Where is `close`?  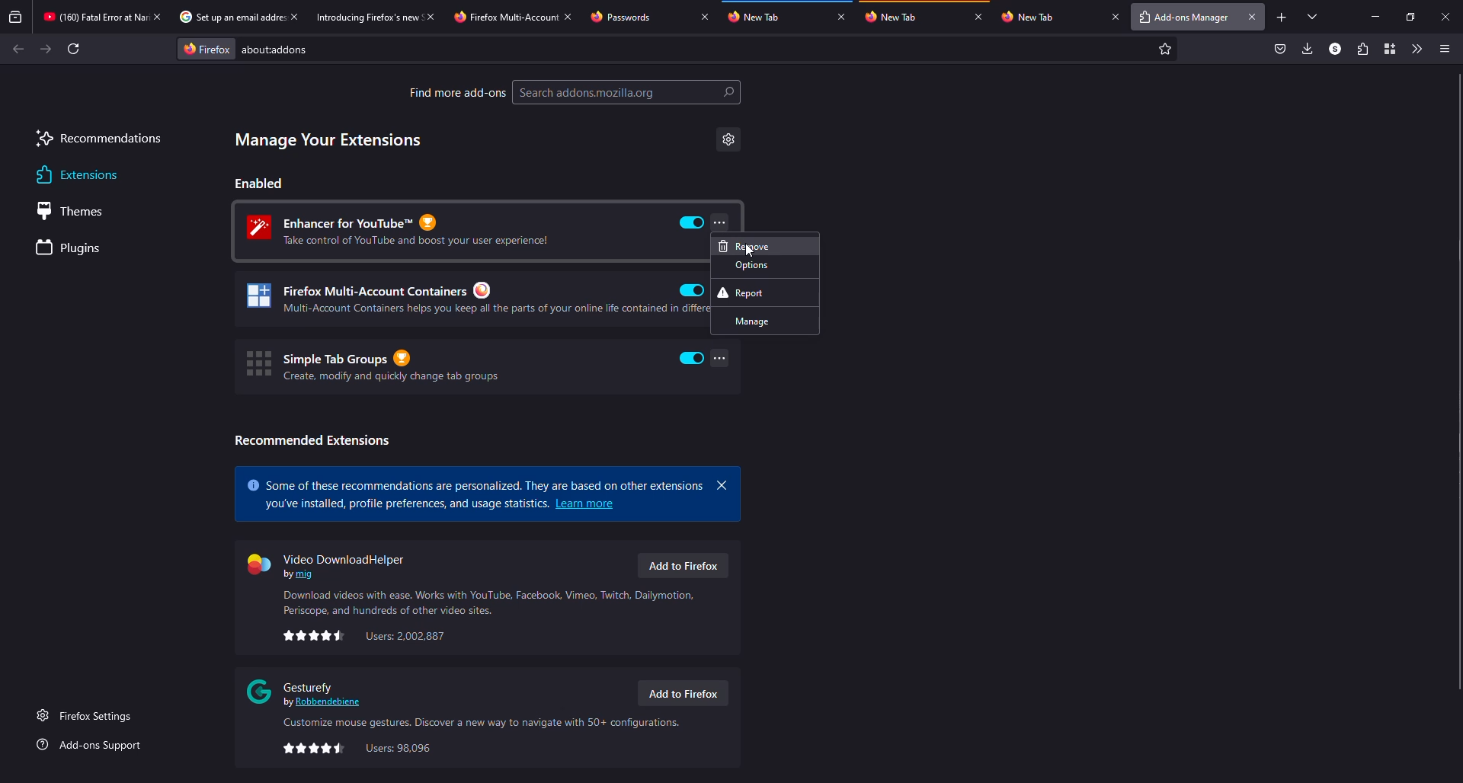 close is located at coordinates (294, 16).